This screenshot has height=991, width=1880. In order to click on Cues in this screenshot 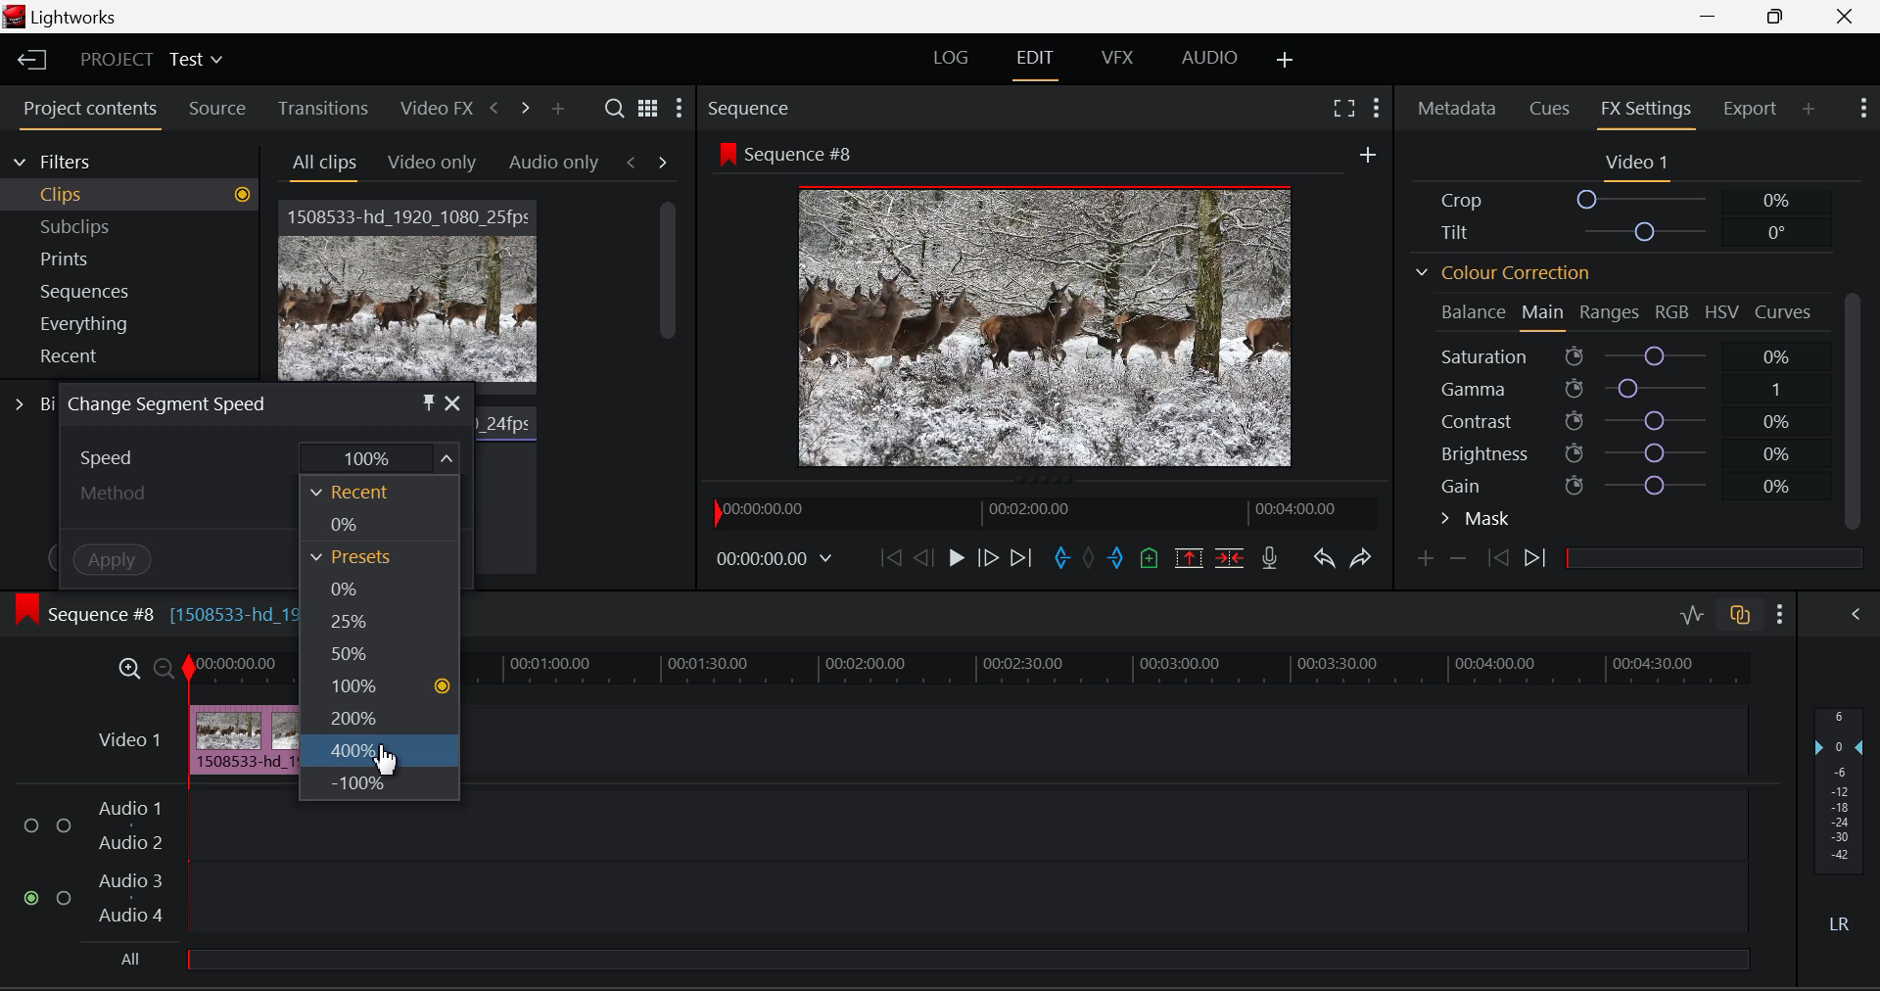, I will do `click(1551, 109)`.